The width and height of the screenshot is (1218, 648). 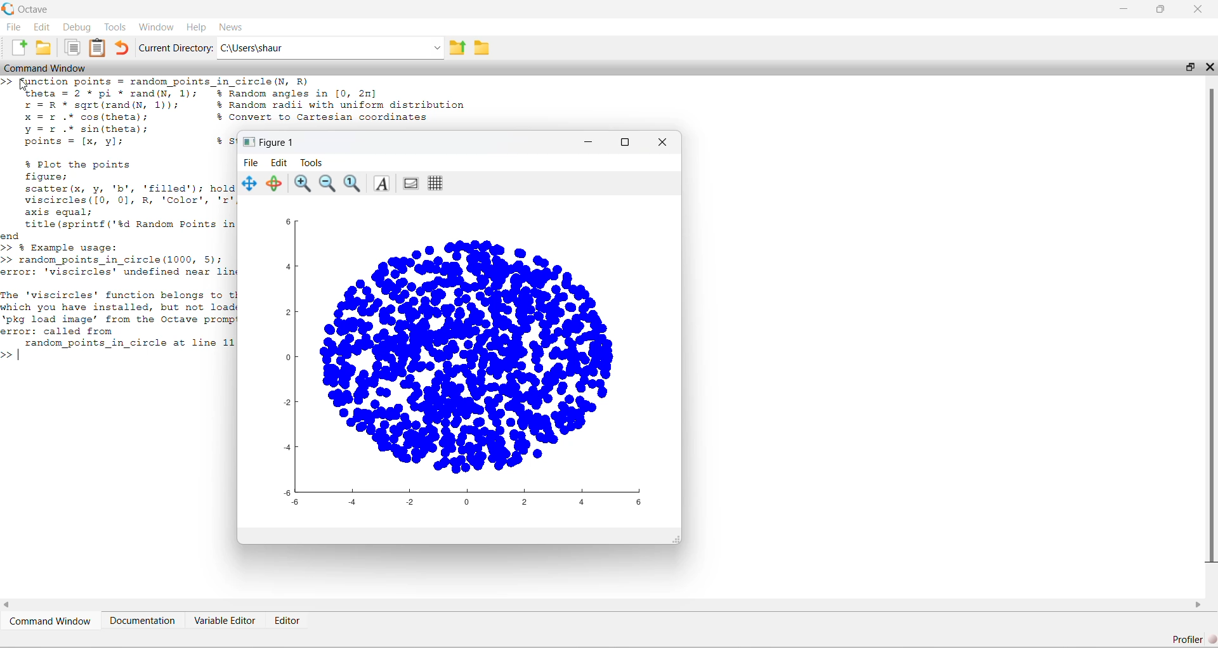 I want to click on minimize, so click(x=589, y=141).